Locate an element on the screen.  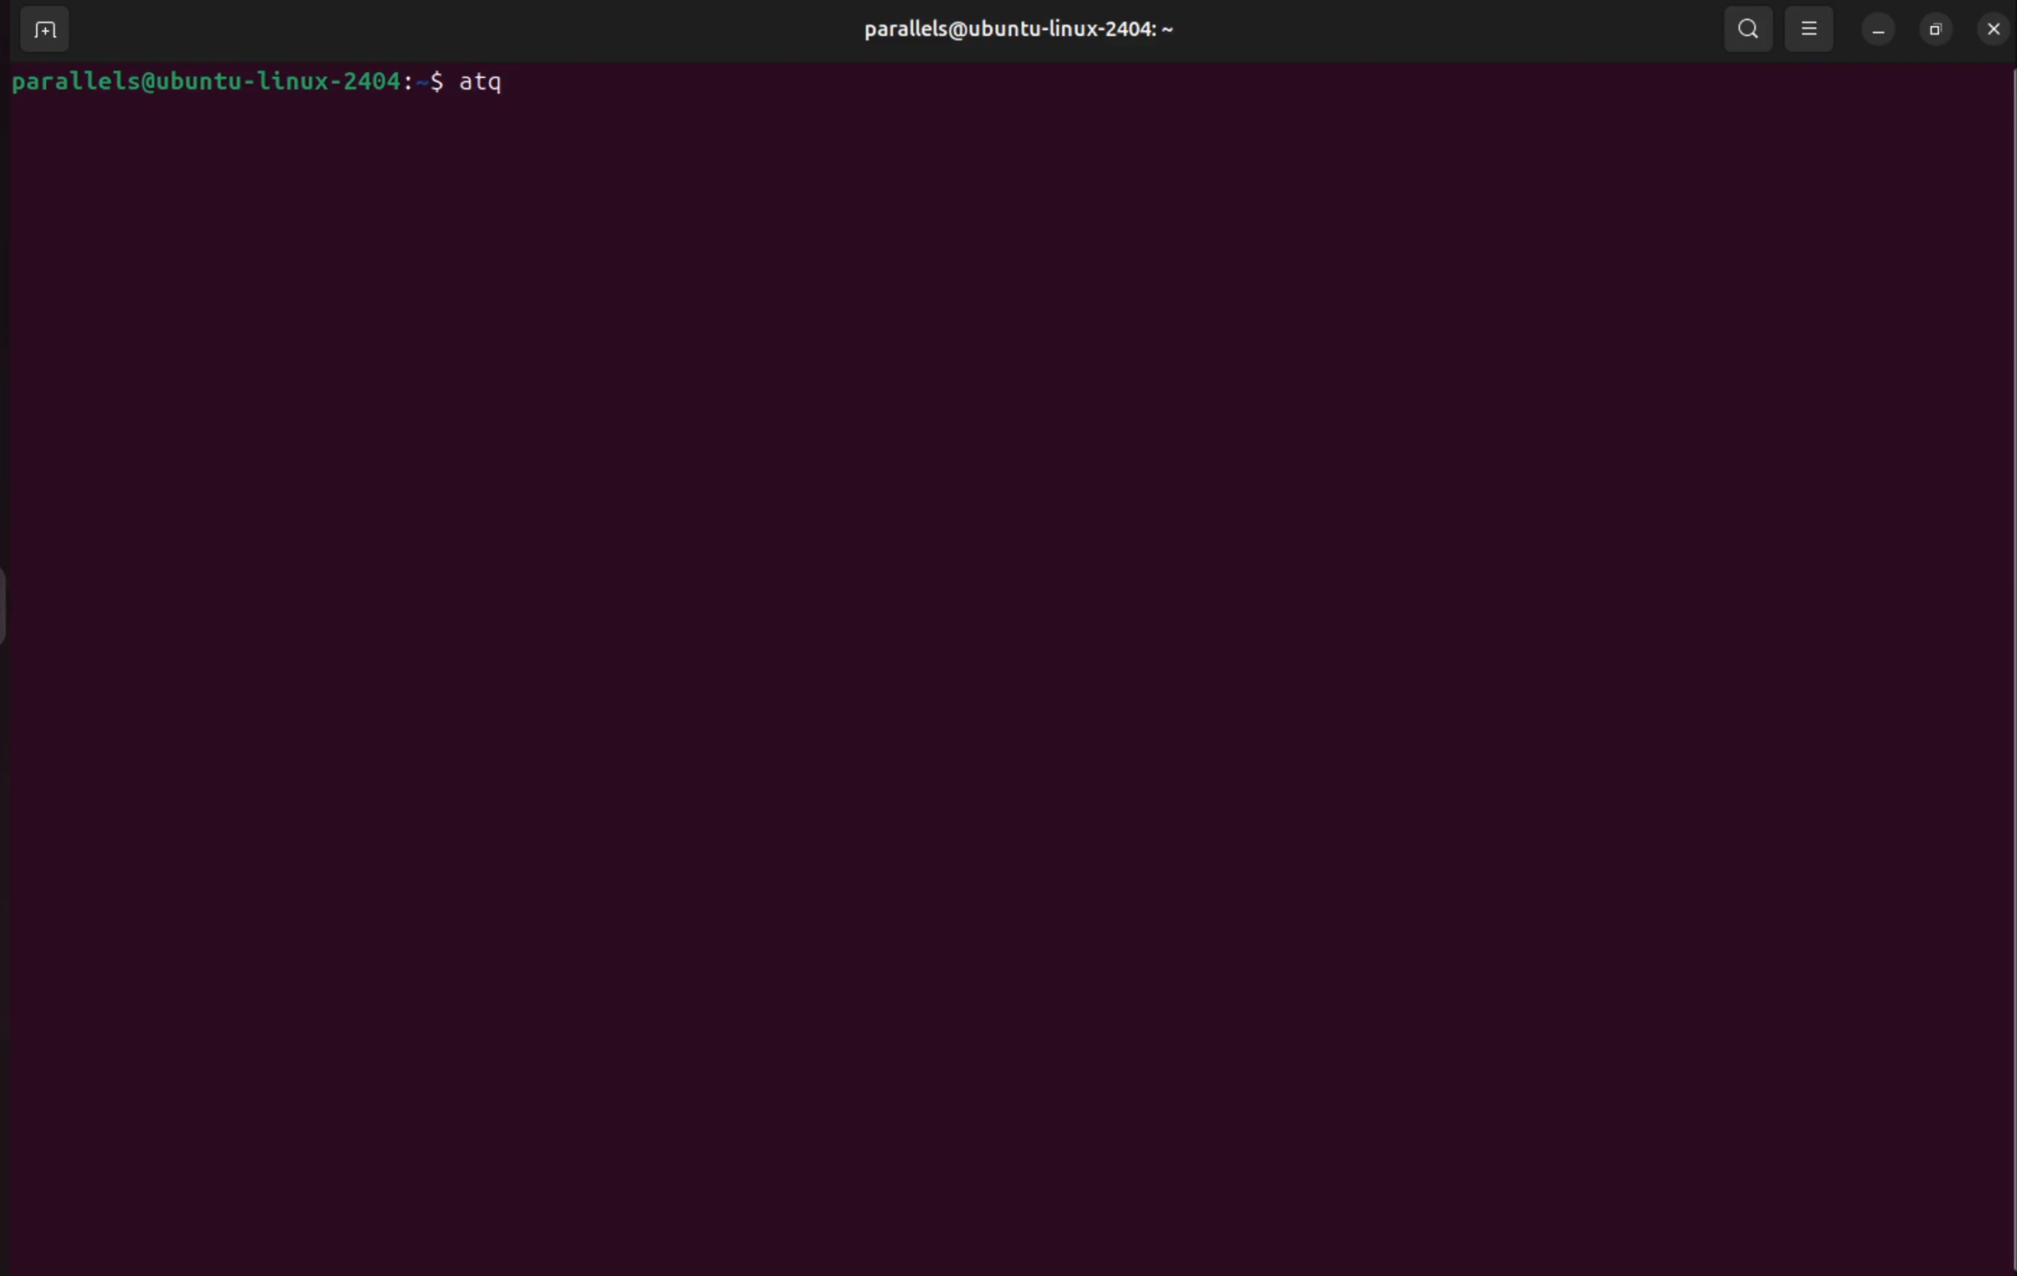
resize is located at coordinates (1933, 30).